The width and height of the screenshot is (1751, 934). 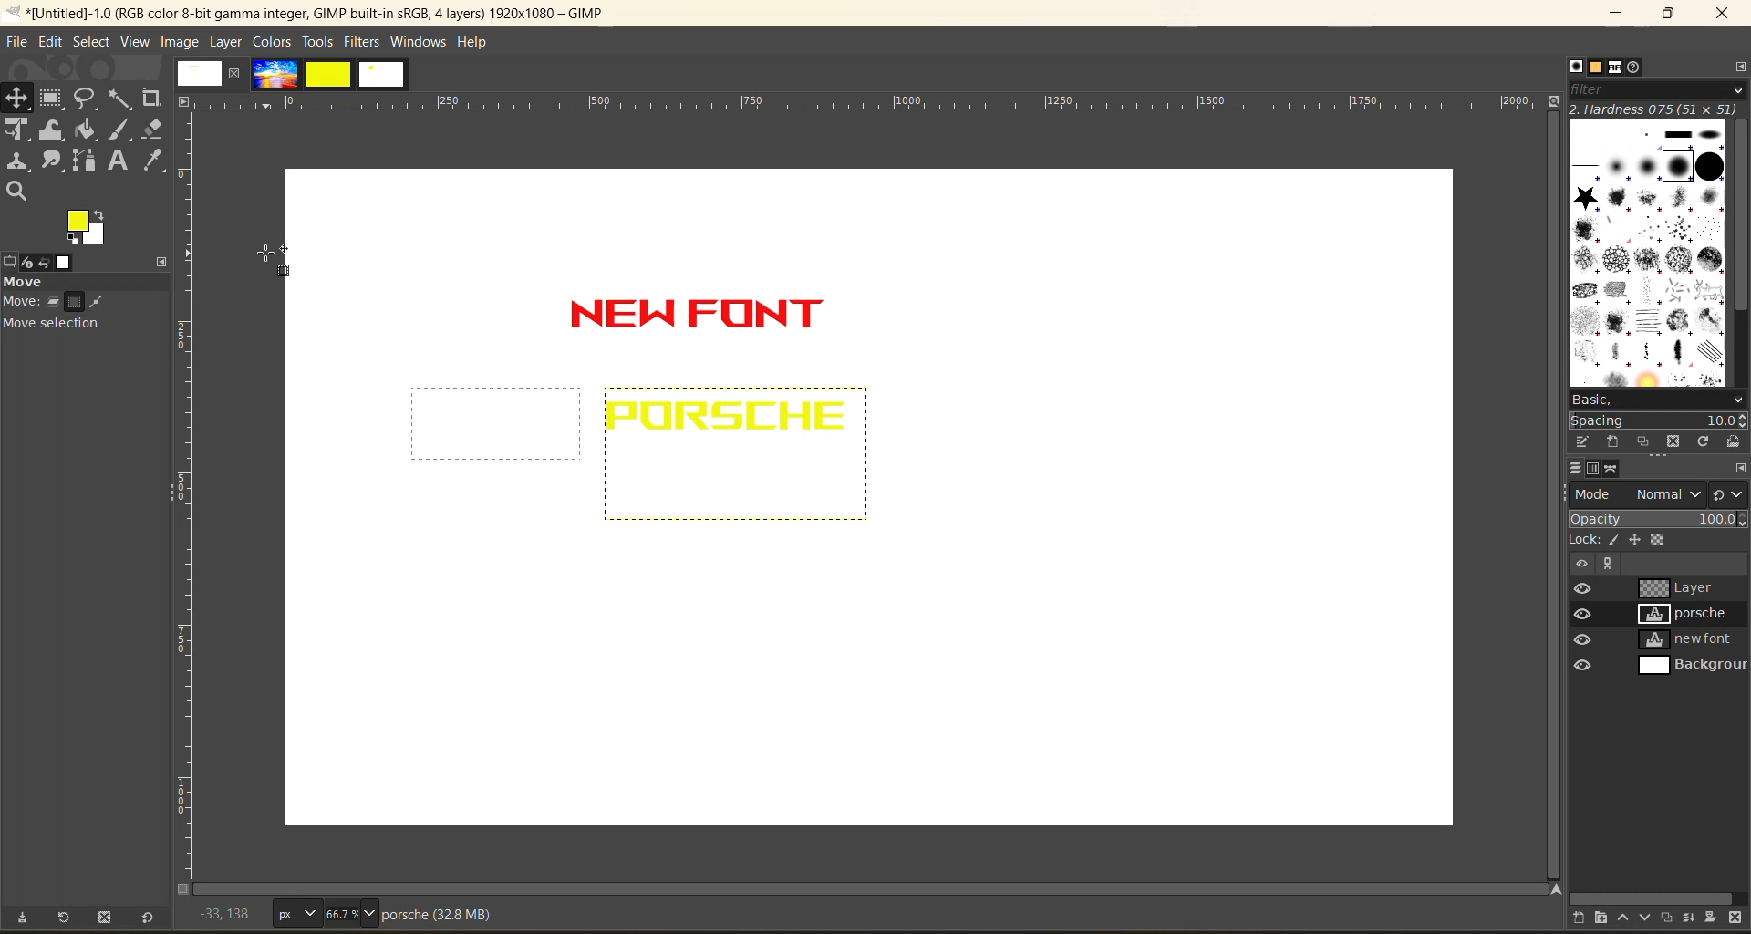 I want to click on wrape transform, so click(x=52, y=131).